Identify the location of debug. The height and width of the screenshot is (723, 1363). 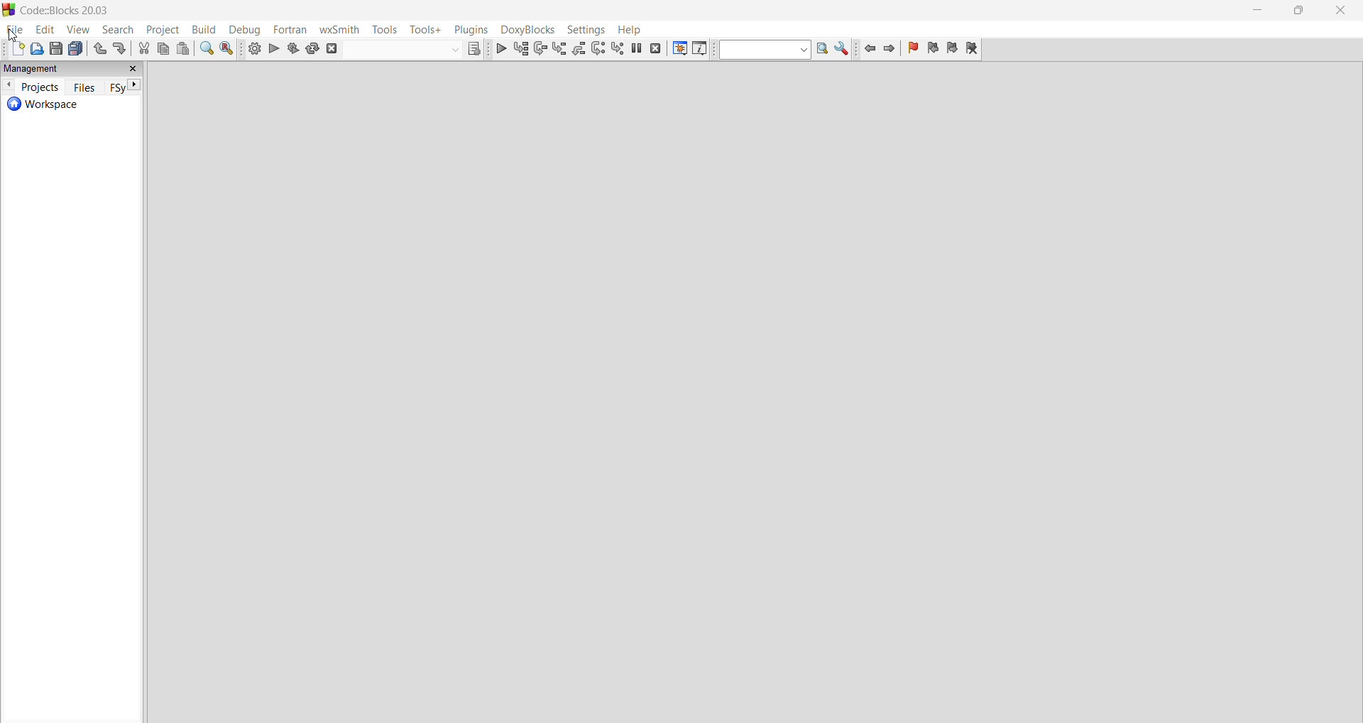
(245, 30).